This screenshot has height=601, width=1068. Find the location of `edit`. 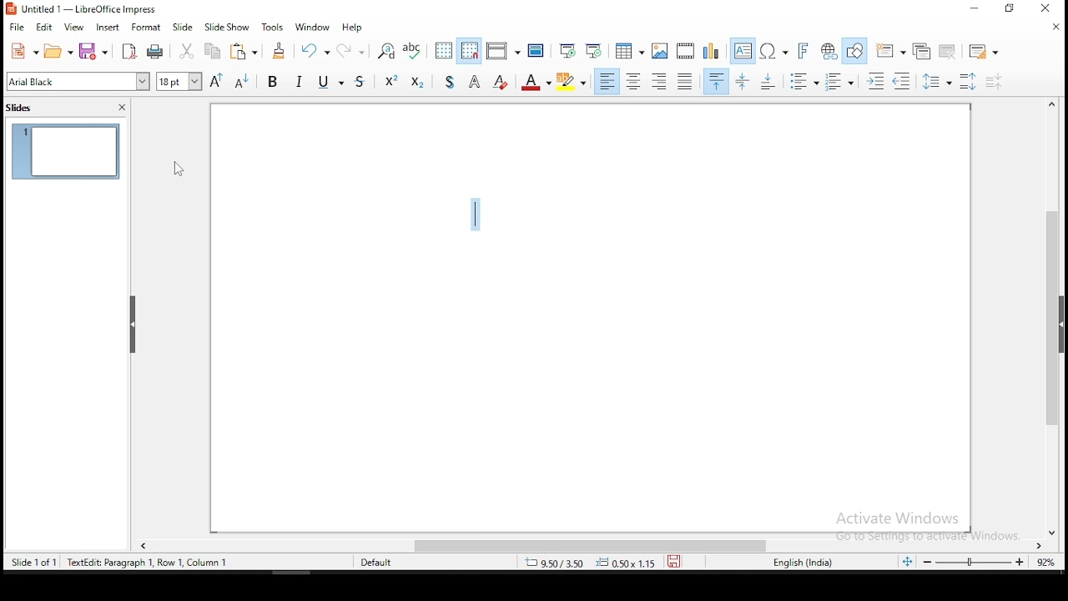

edit is located at coordinates (43, 28).